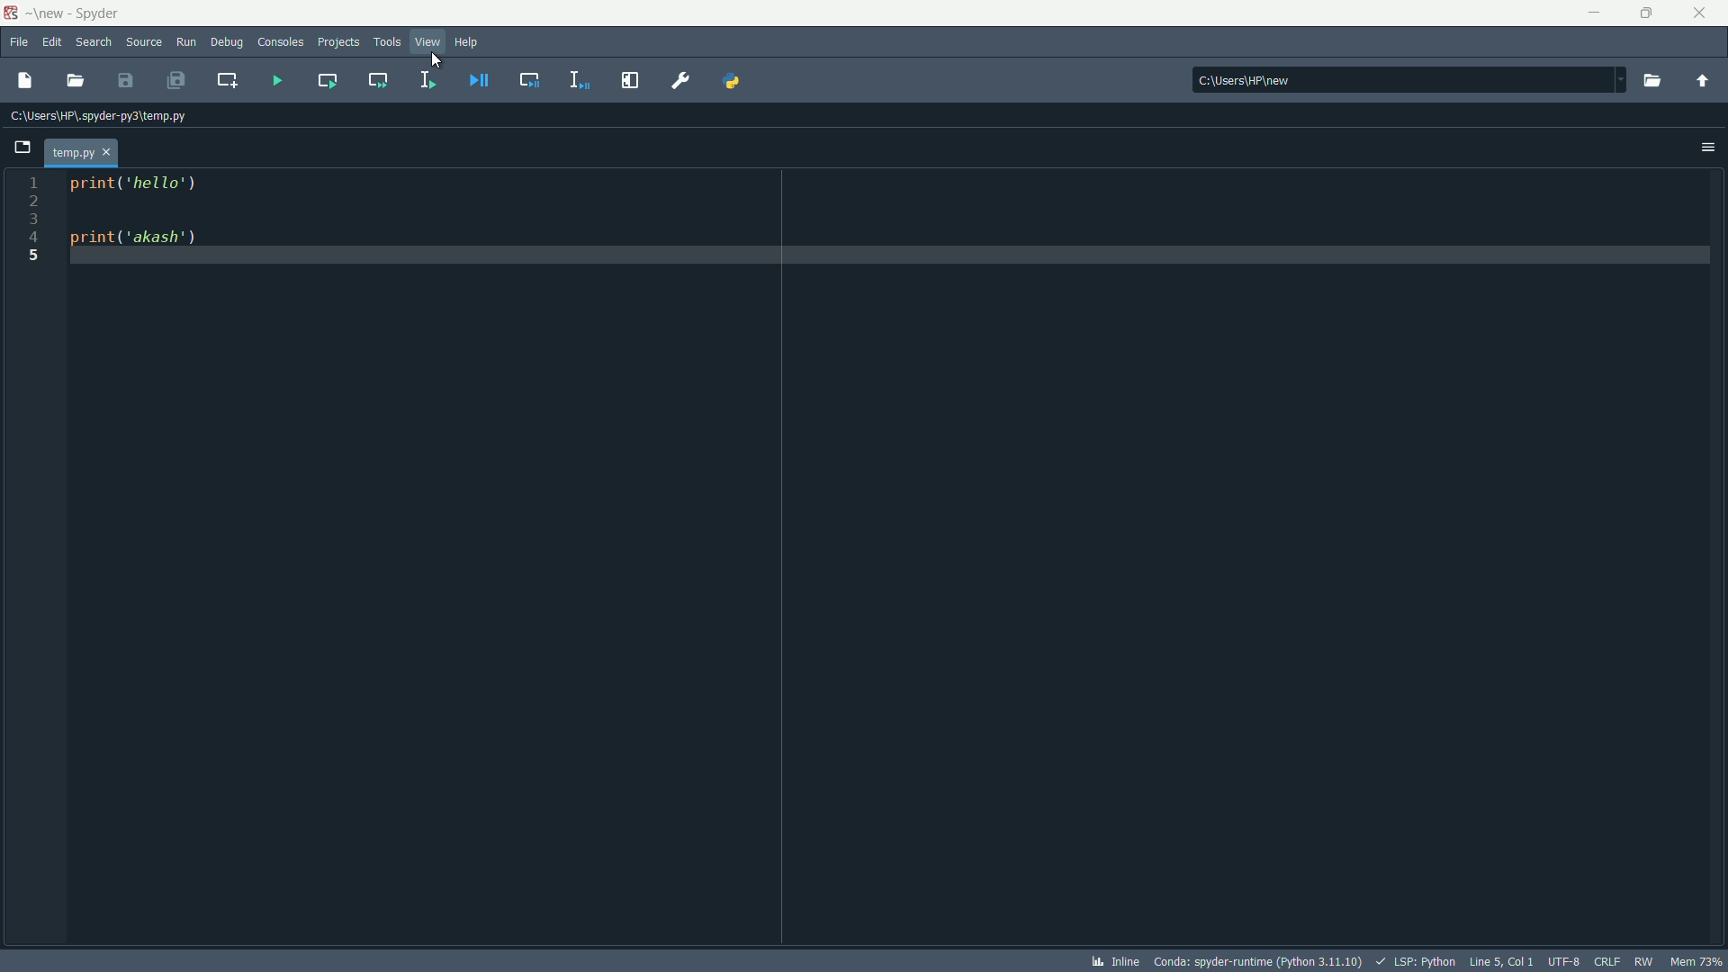 Image resolution: width=1728 pixels, height=972 pixels. I want to click on preferences, so click(678, 80).